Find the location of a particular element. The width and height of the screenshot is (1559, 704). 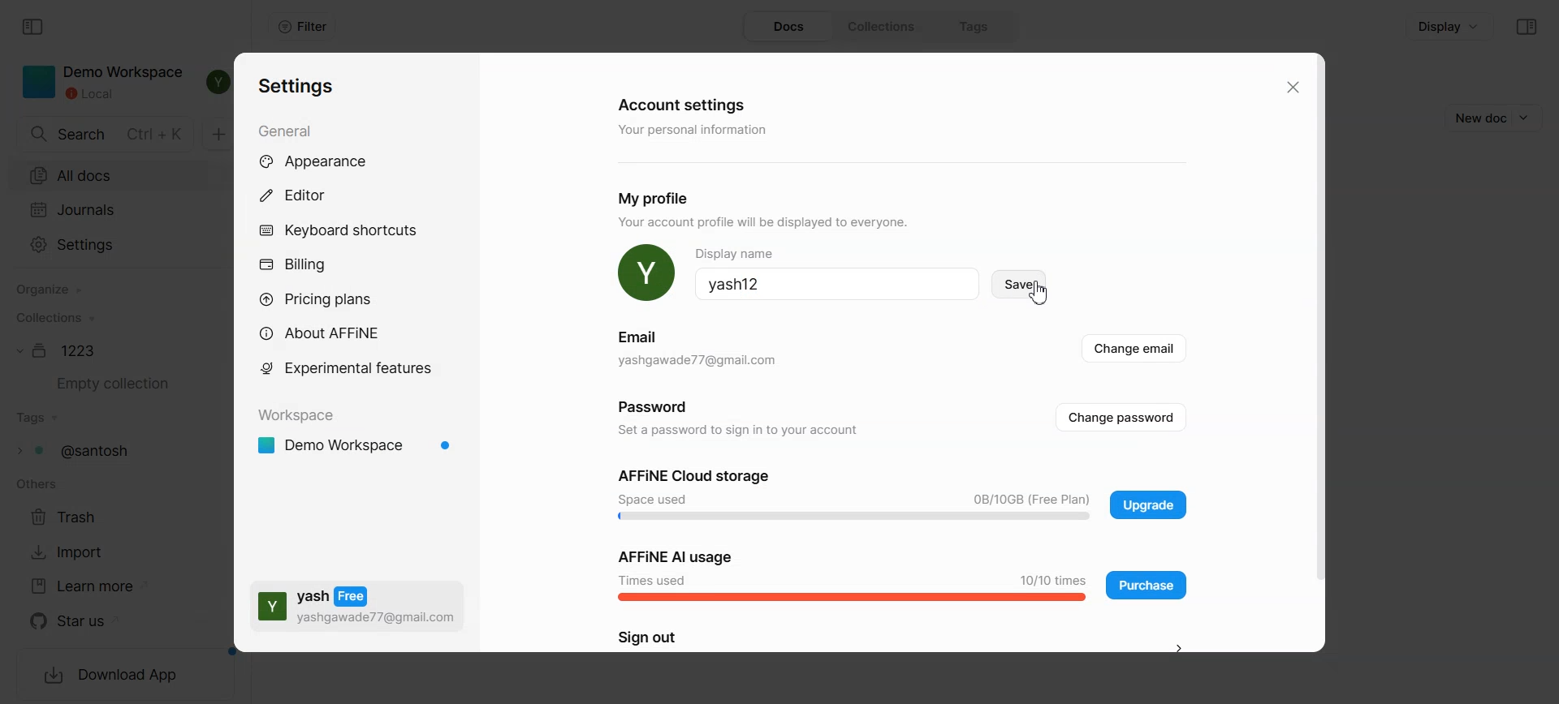

My profile is located at coordinates (660, 198).